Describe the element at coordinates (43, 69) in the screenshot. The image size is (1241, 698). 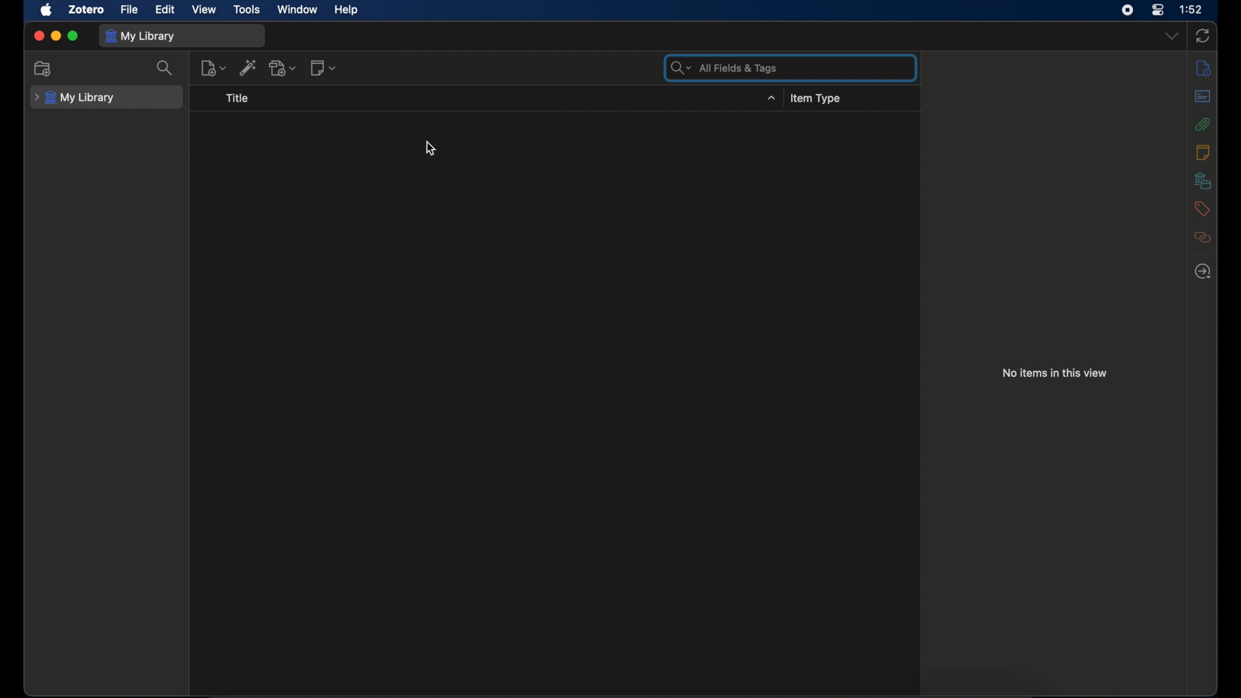
I see `new collection` at that location.